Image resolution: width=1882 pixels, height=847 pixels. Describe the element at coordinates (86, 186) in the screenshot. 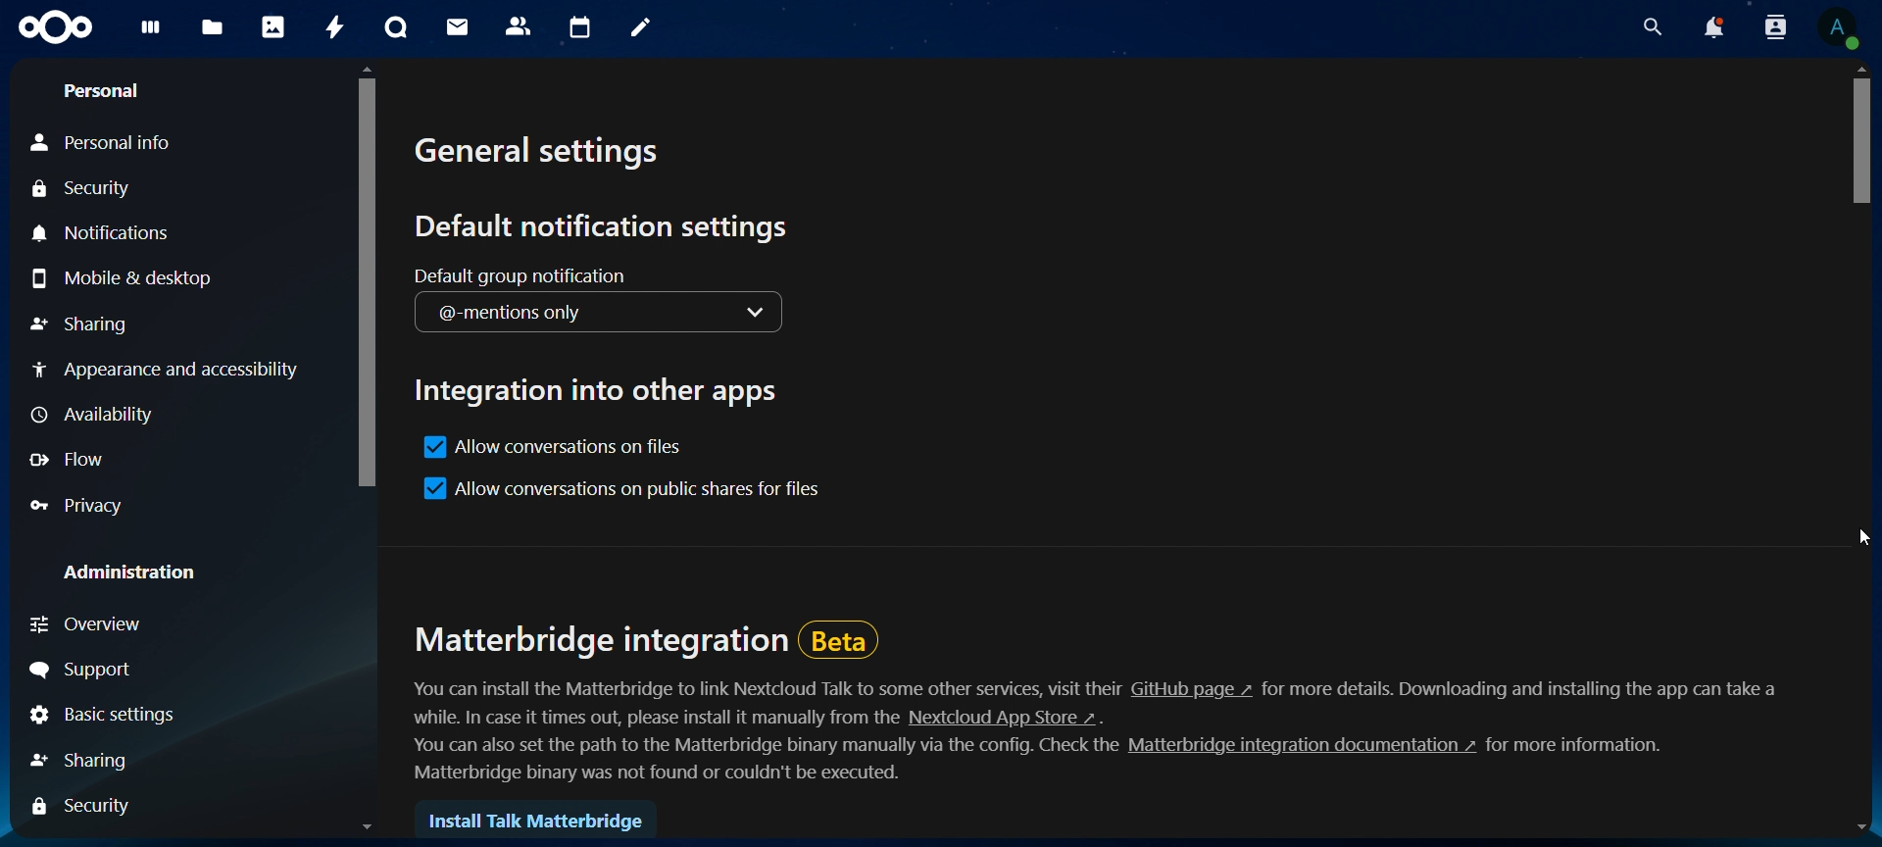

I see `Security` at that location.